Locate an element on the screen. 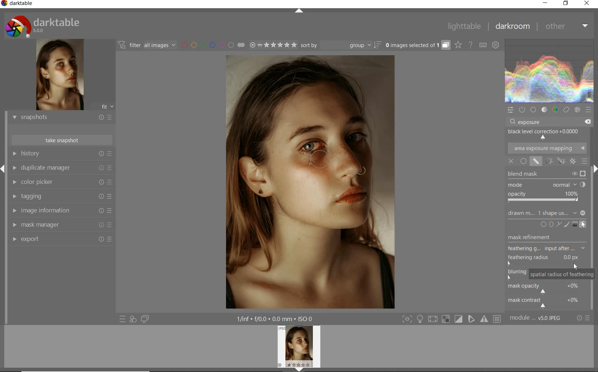  DELETE is located at coordinates (587, 121).